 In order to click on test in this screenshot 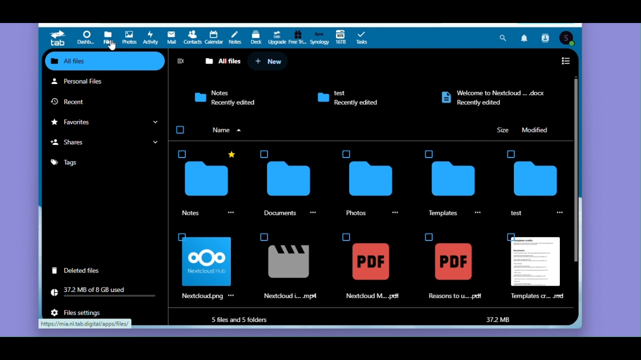, I will do `click(348, 97)`.